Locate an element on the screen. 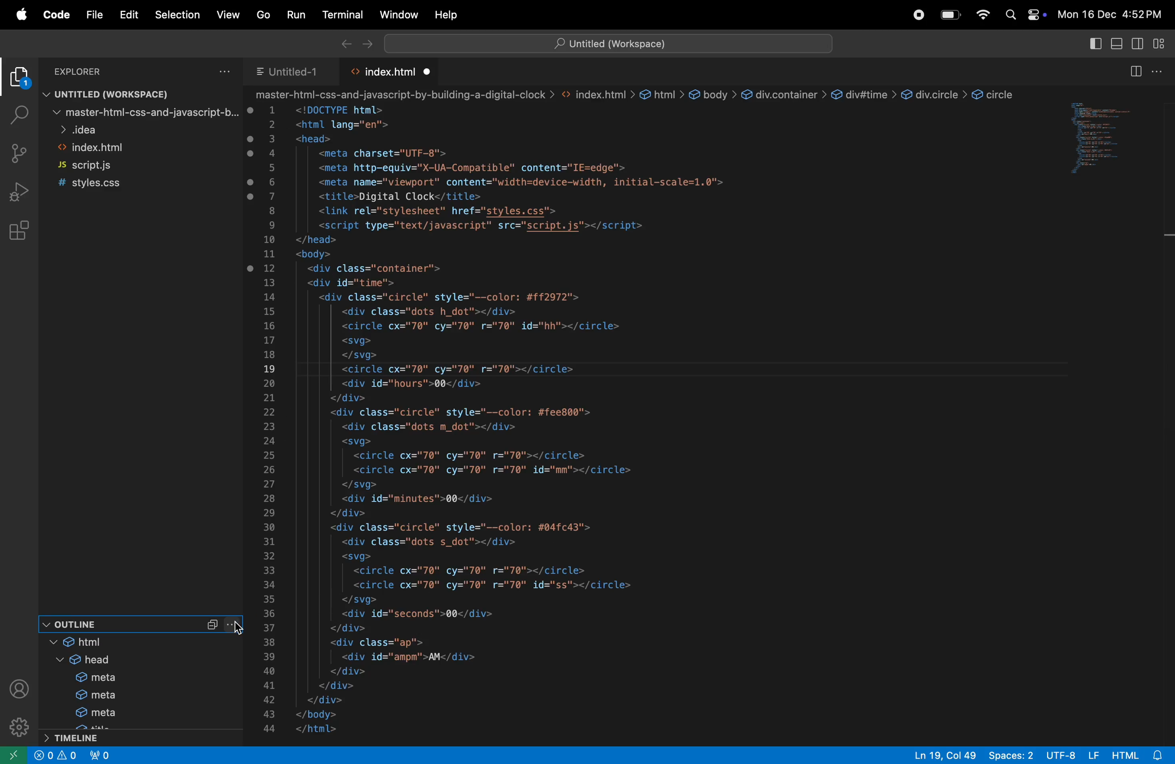 This screenshot has height=764, width=1175. settings is located at coordinates (18, 725).